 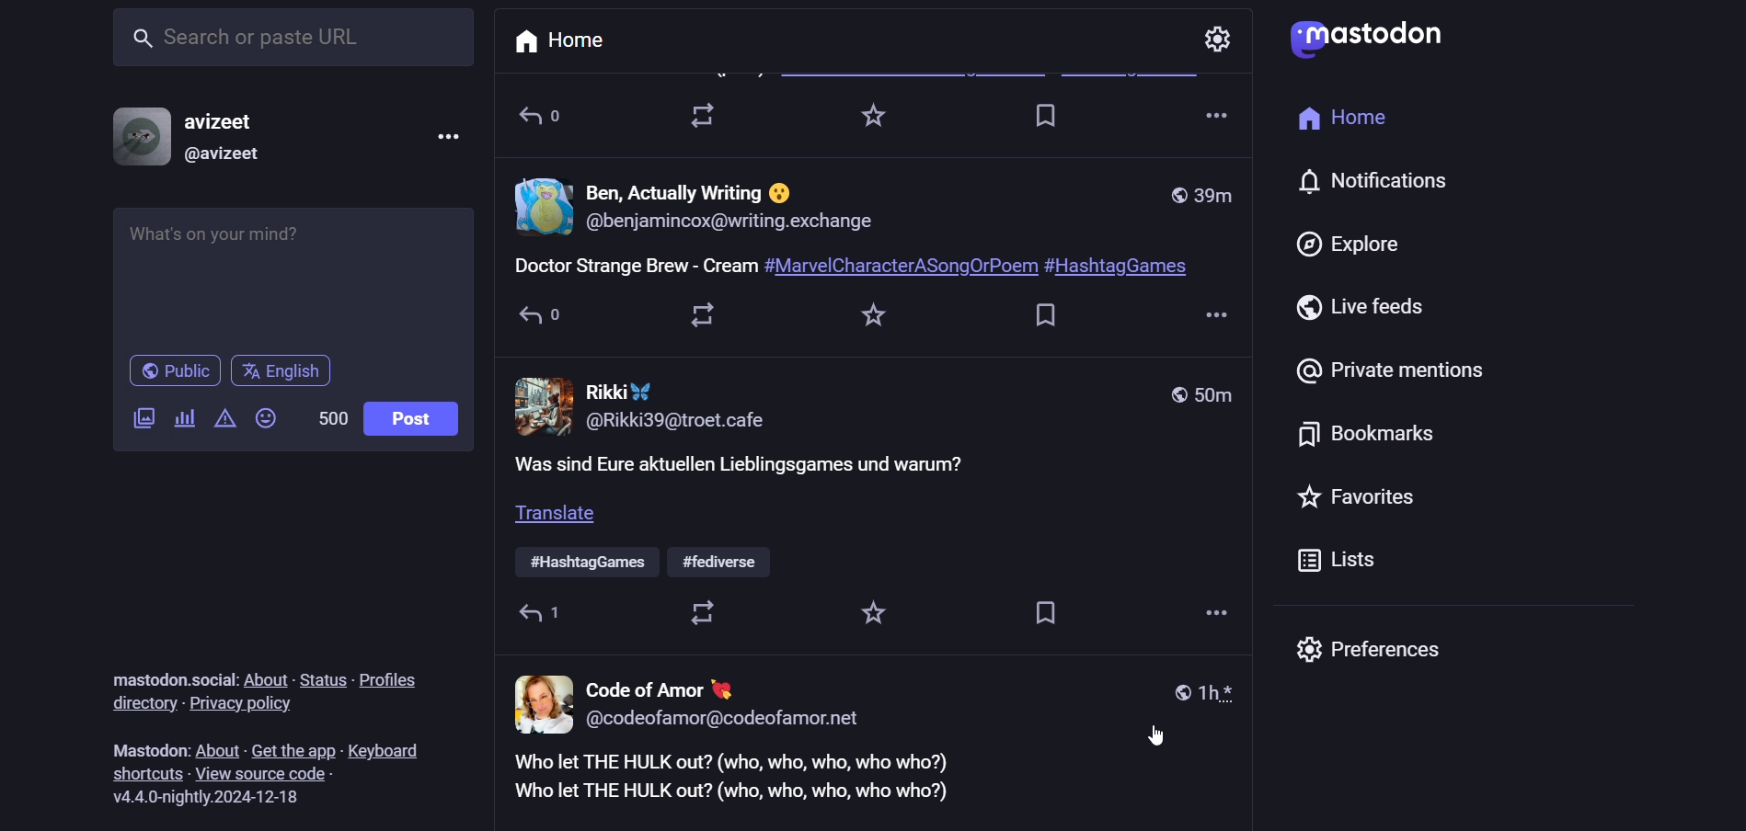 I want to click on new  posts updated, so click(x=879, y=787).